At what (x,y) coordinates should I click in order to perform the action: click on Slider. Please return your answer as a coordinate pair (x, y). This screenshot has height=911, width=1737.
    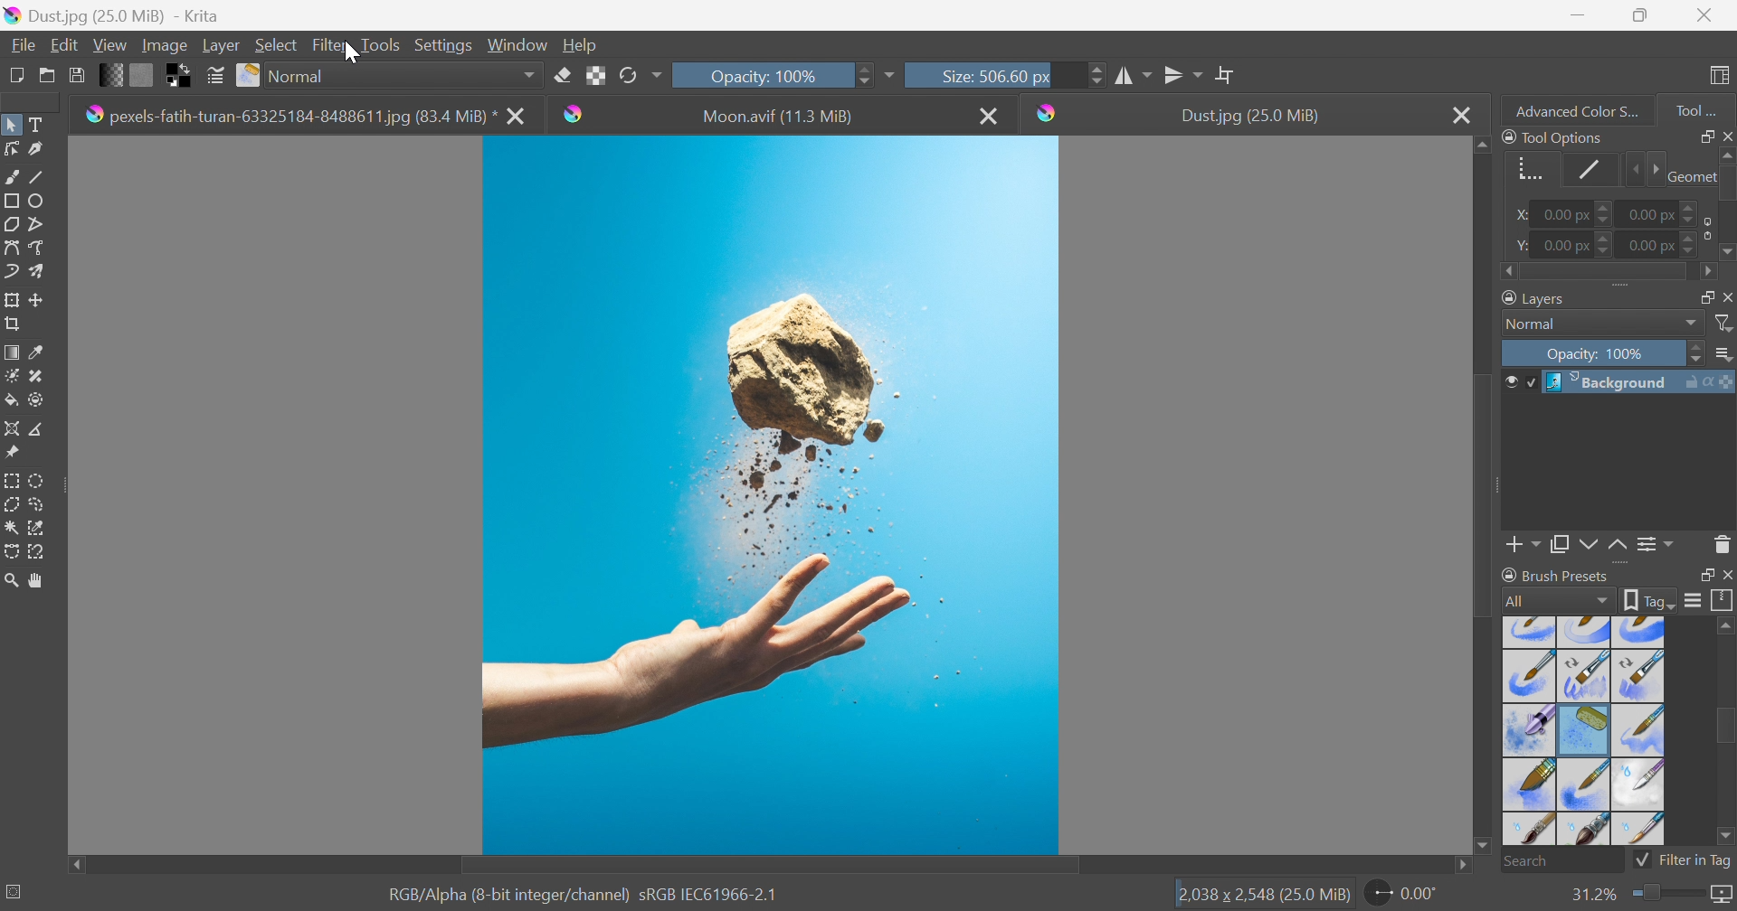
    Looking at the image, I should click on (1096, 74).